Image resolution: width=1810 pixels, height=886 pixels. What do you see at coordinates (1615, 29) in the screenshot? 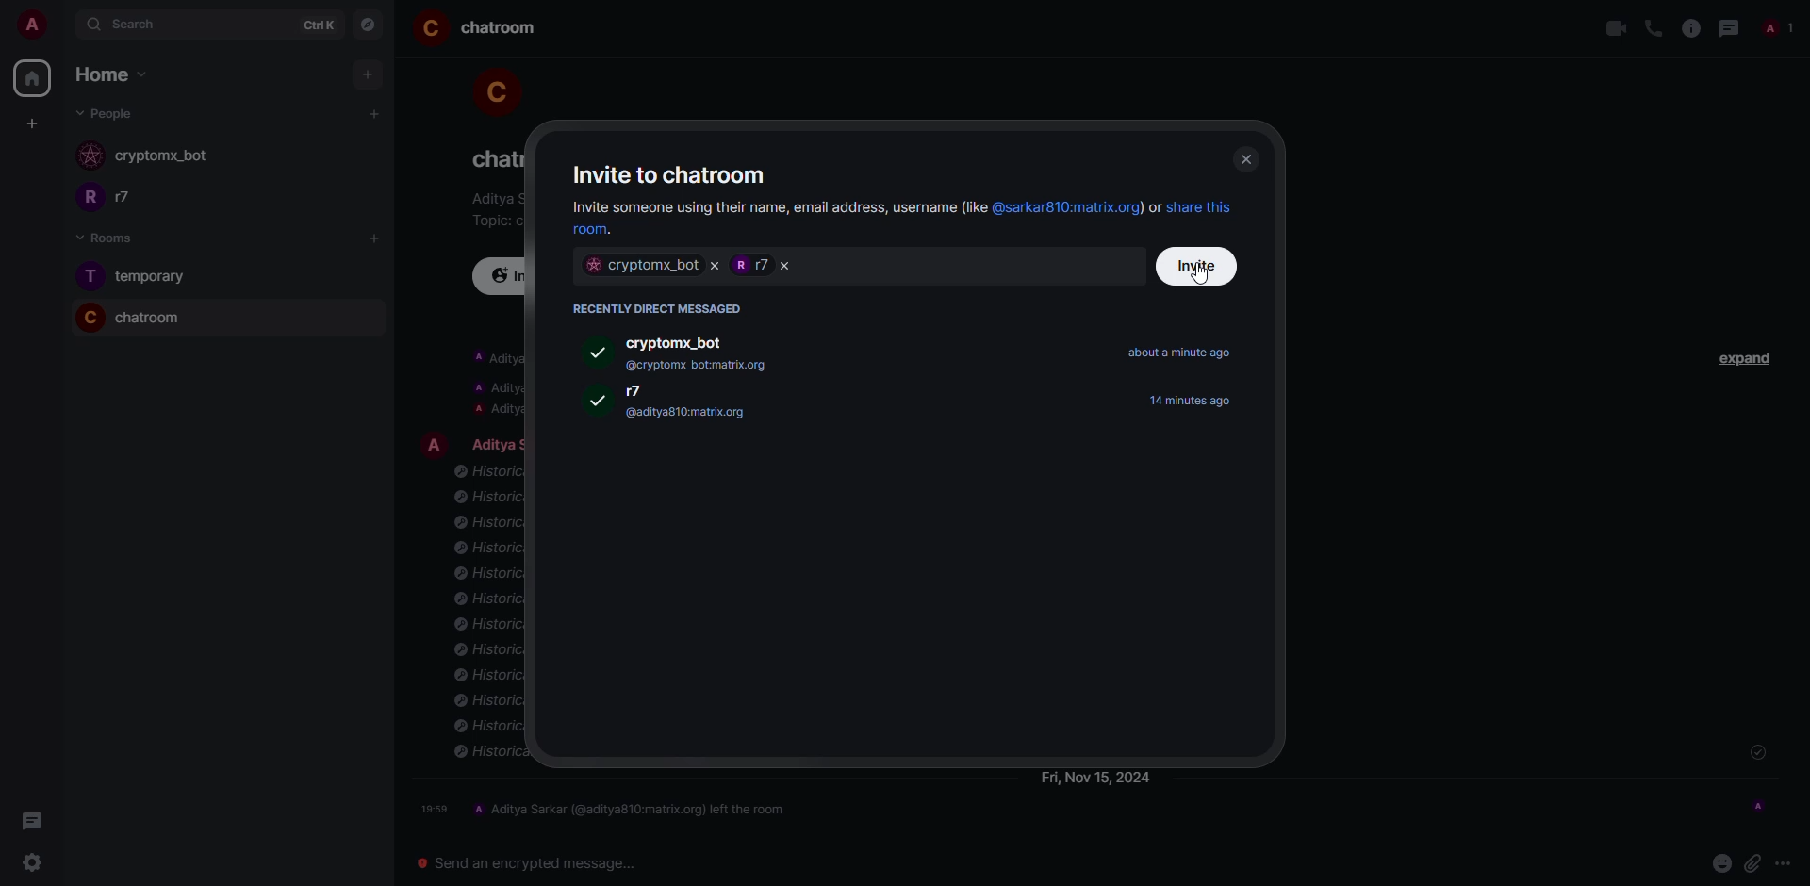
I see `video call` at bounding box center [1615, 29].